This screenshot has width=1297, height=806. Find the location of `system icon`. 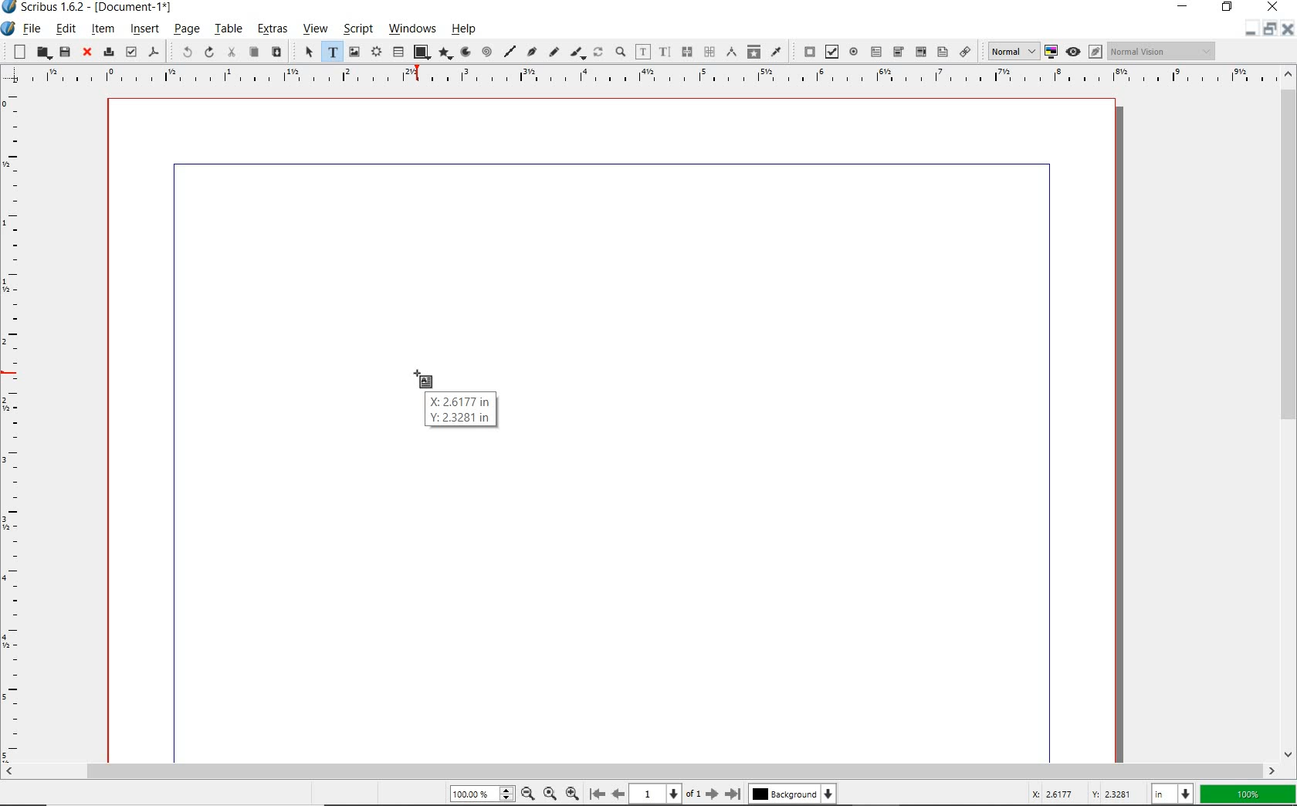

system icon is located at coordinates (7, 29).